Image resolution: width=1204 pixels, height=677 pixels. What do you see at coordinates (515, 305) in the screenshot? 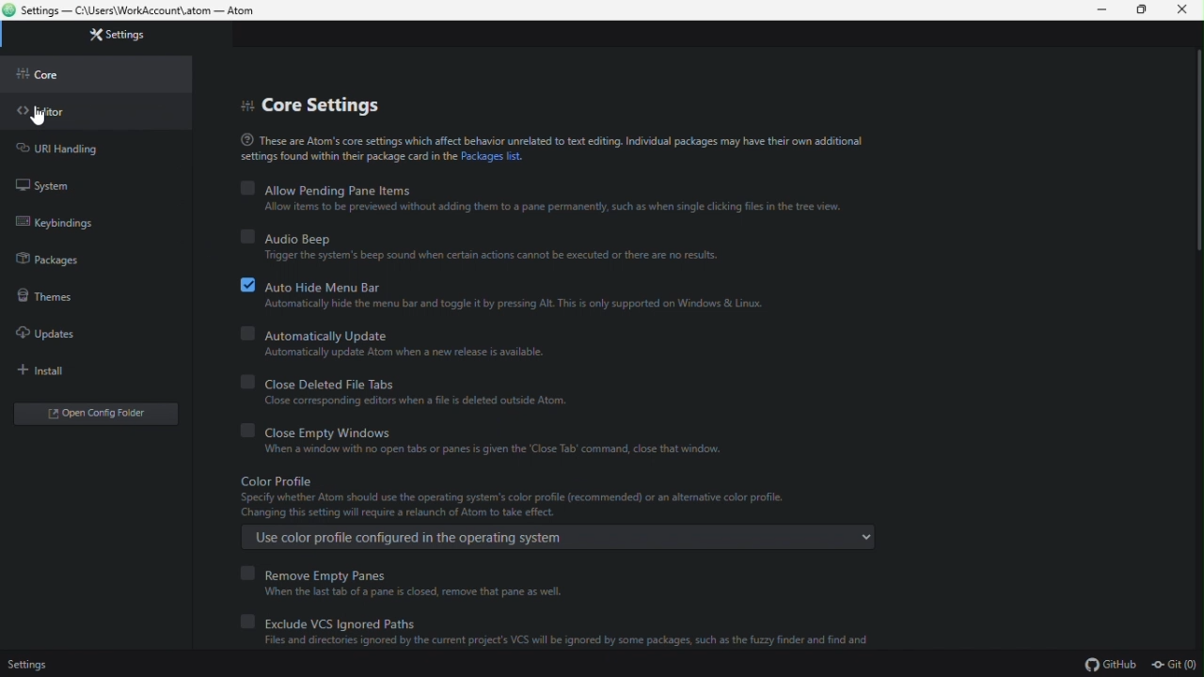
I see `Automatically hide the menu bar and toggle it by pressing Alt. This is only supported on Windows & Linux.` at bounding box center [515, 305].